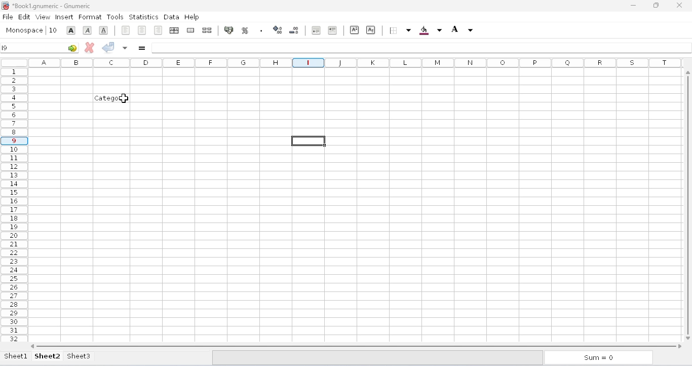  What do you see at coordinates (53, 30) in the screenshot?
I see `font size` at bounding box center [53, 30].